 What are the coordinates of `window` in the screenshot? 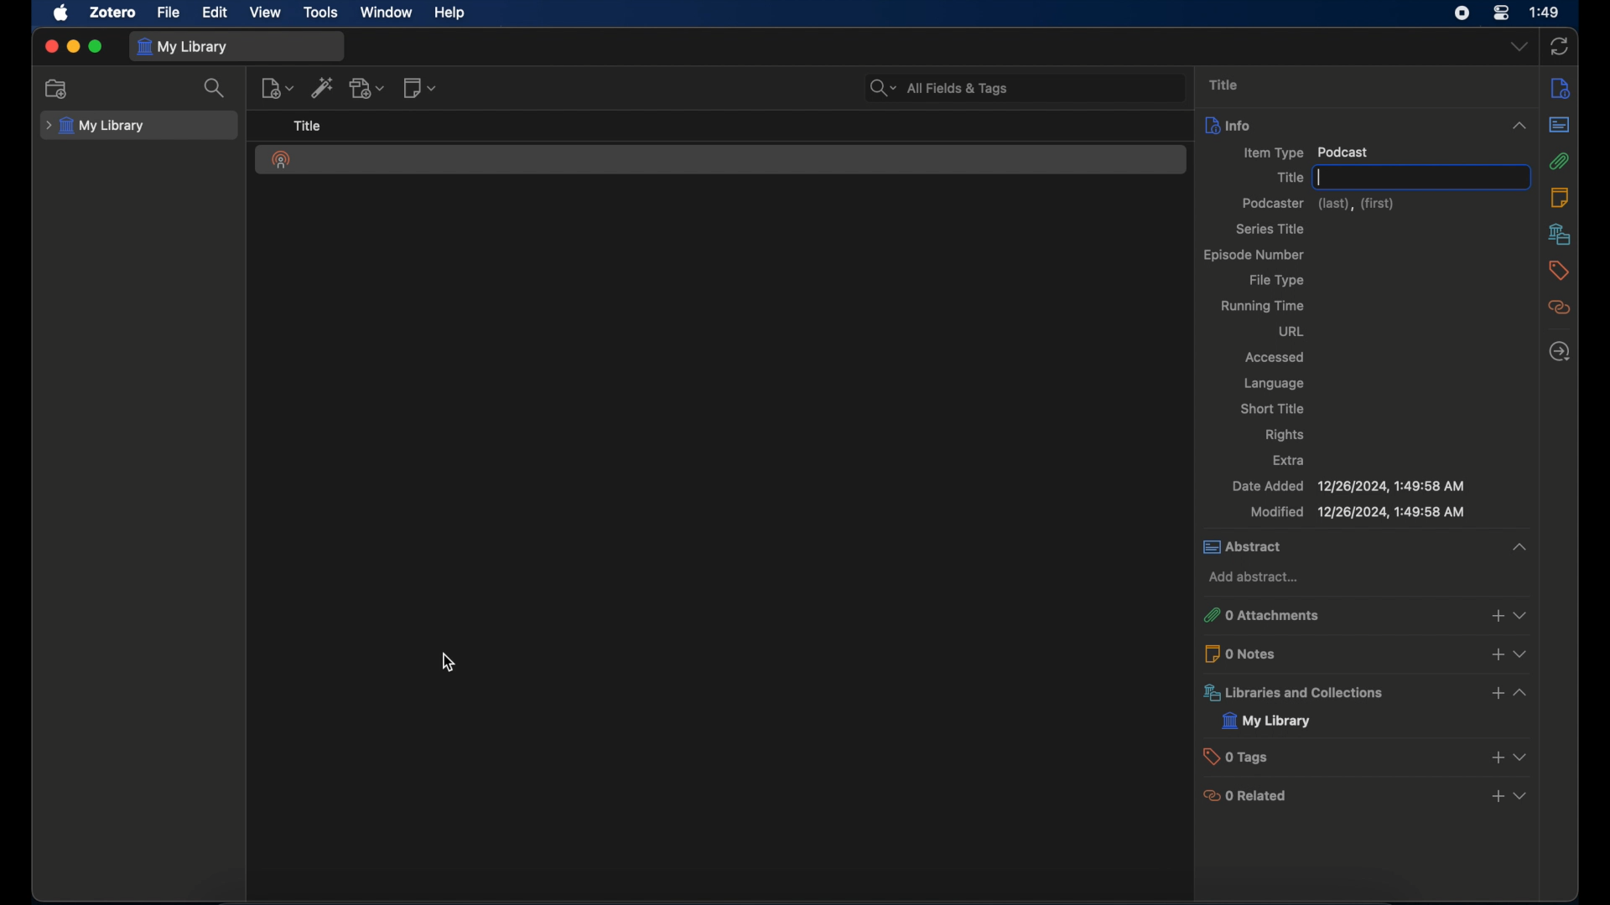 It's located at (387, 12).